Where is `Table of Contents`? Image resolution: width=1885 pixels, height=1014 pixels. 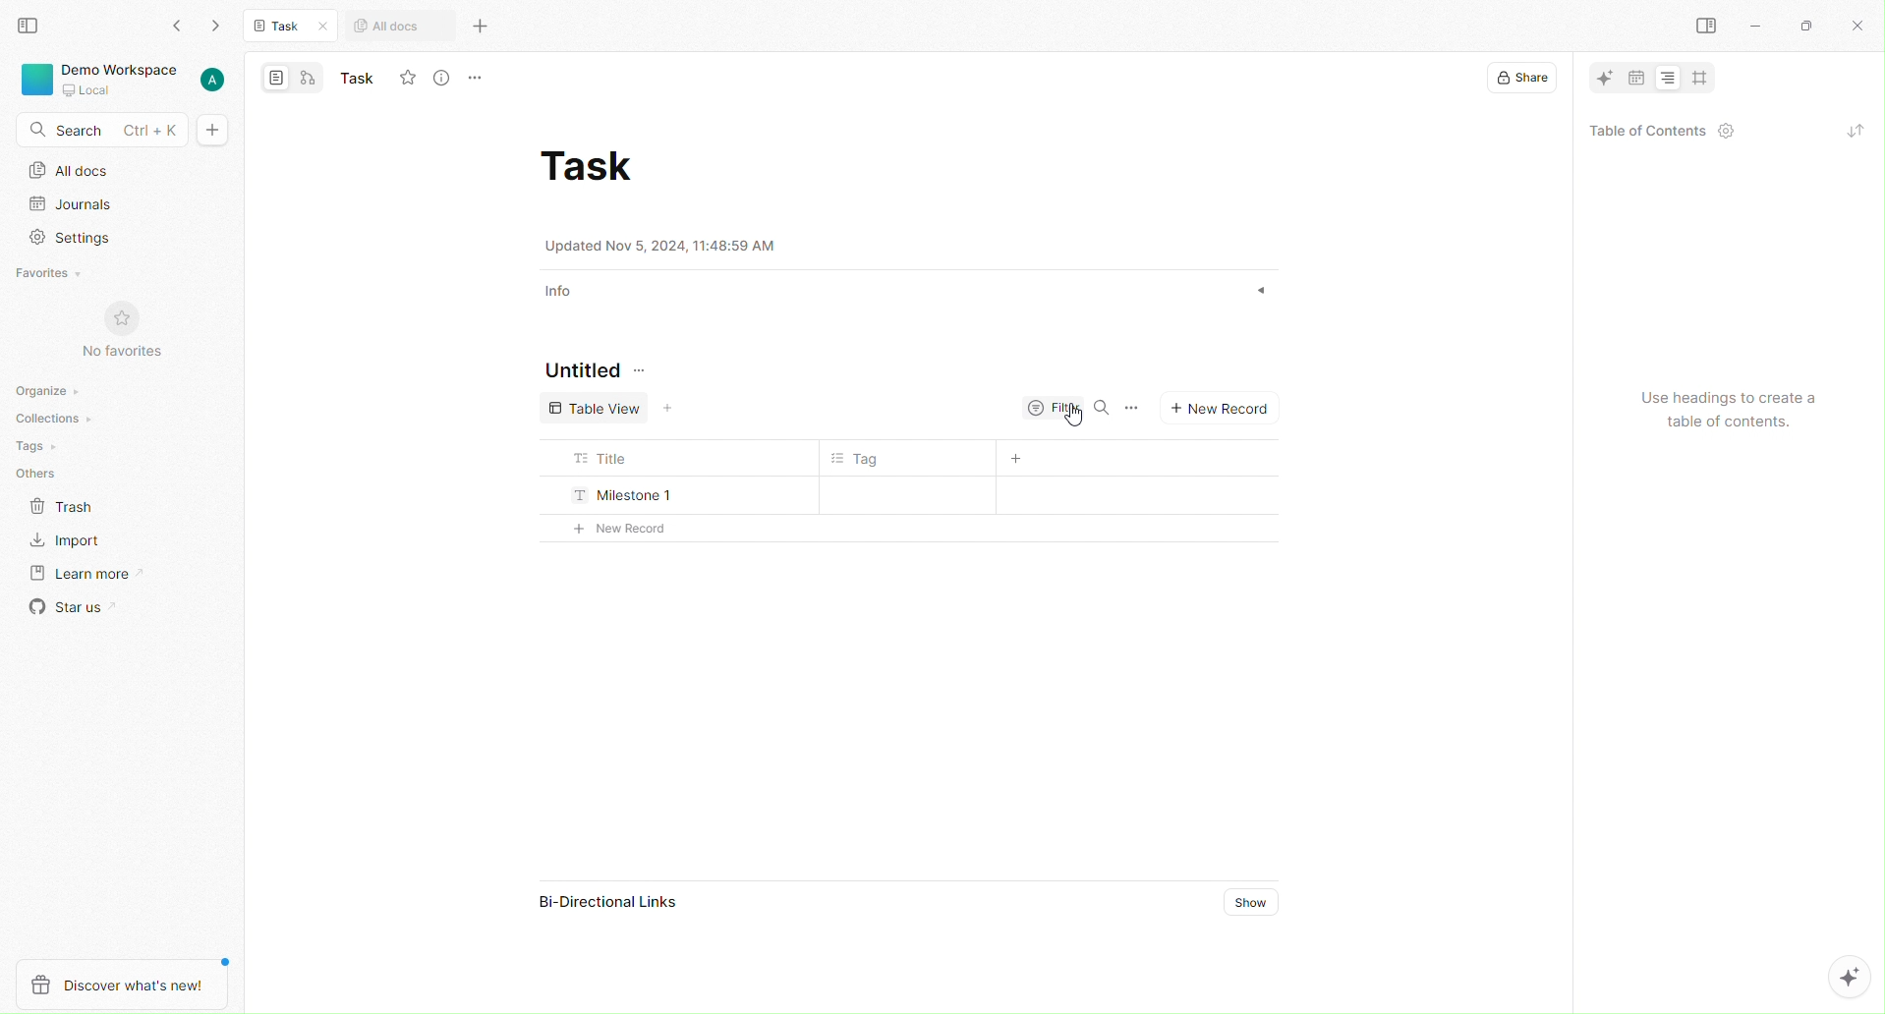 Table of Contents is located at coordinates (1658, 133).